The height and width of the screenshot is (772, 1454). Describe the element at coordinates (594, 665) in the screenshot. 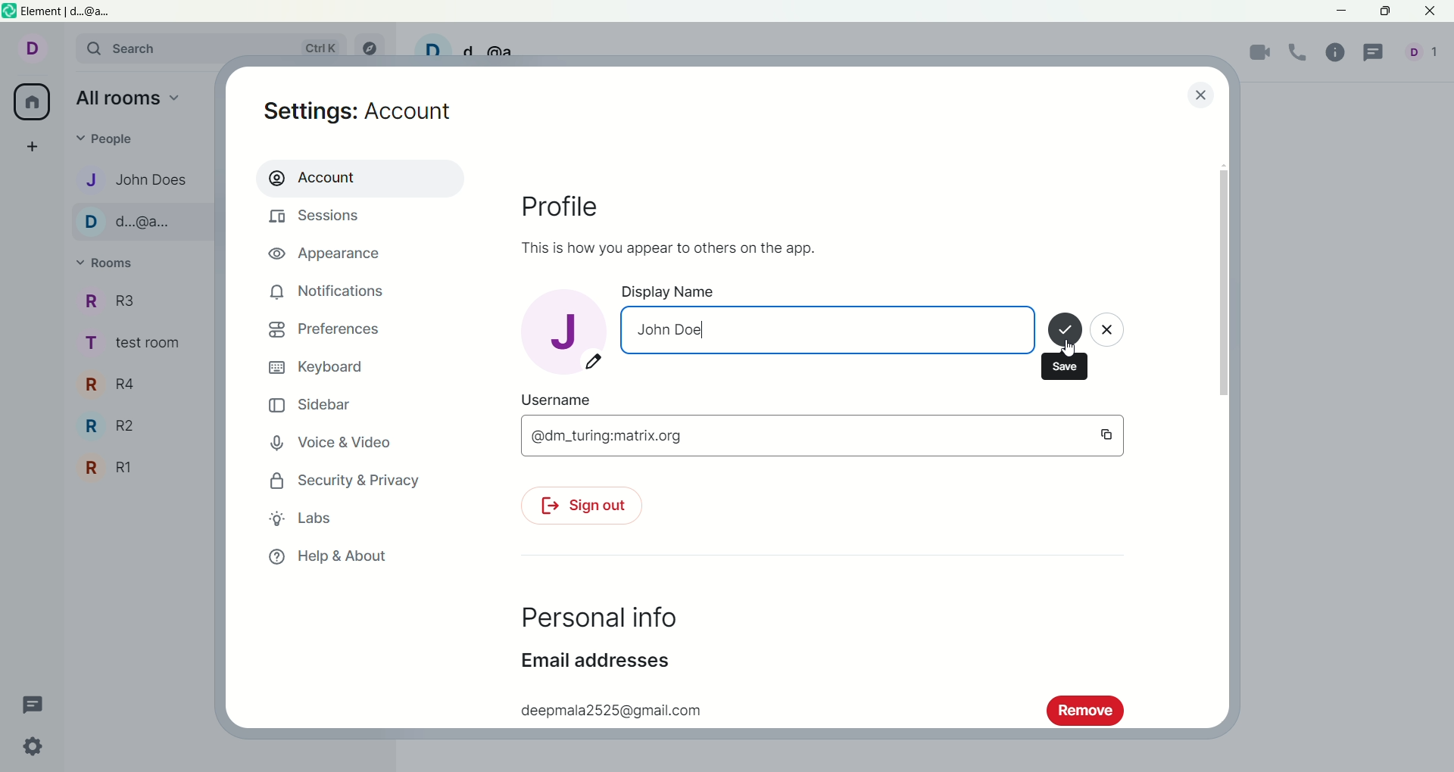

I see `email address` at that location.